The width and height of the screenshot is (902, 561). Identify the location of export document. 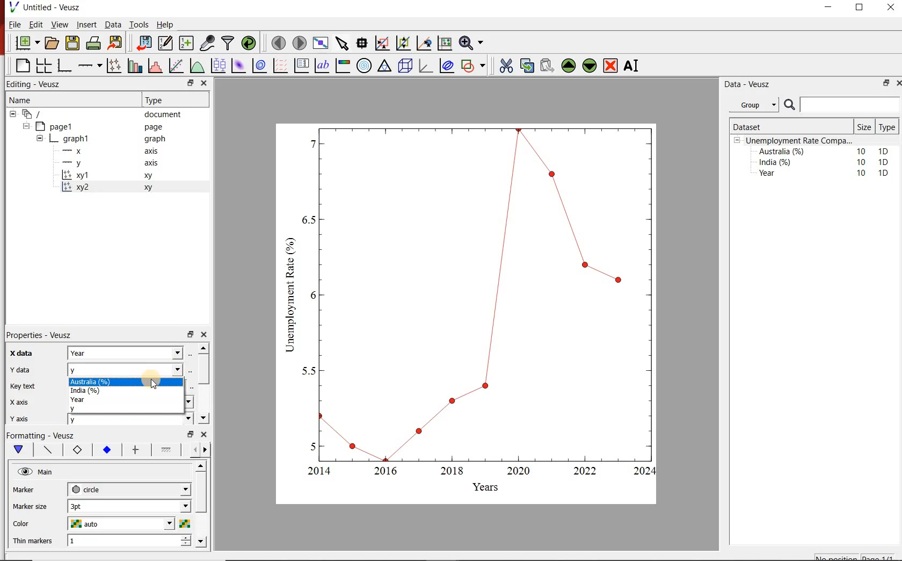
(117, 42).